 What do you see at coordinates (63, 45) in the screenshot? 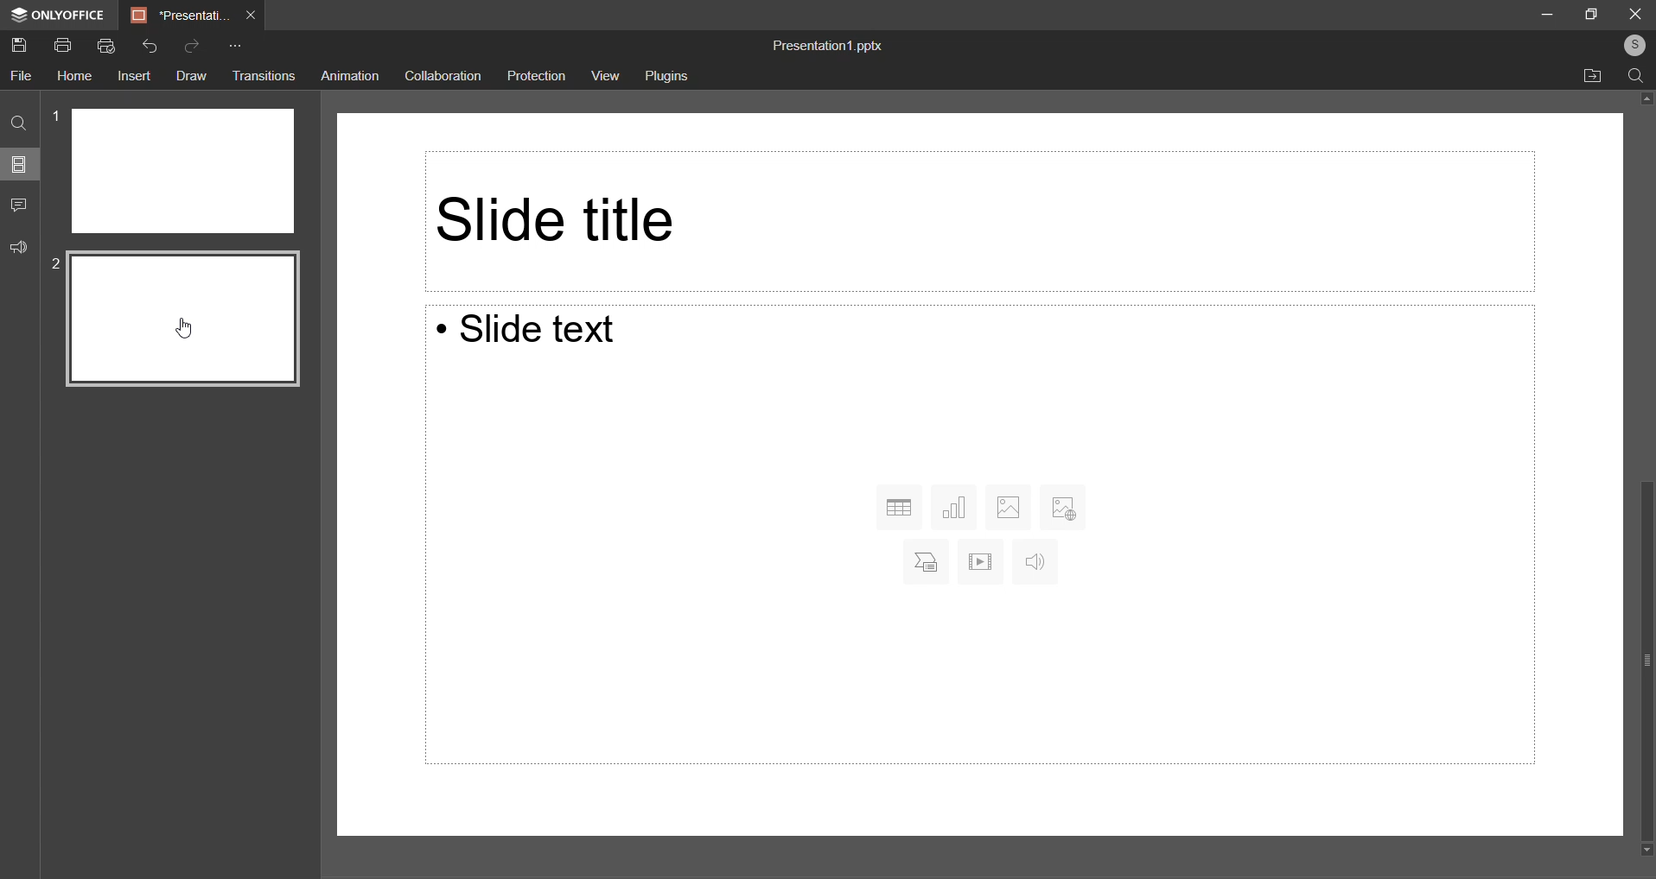
I see `Print` at bounding box center [63, 45].